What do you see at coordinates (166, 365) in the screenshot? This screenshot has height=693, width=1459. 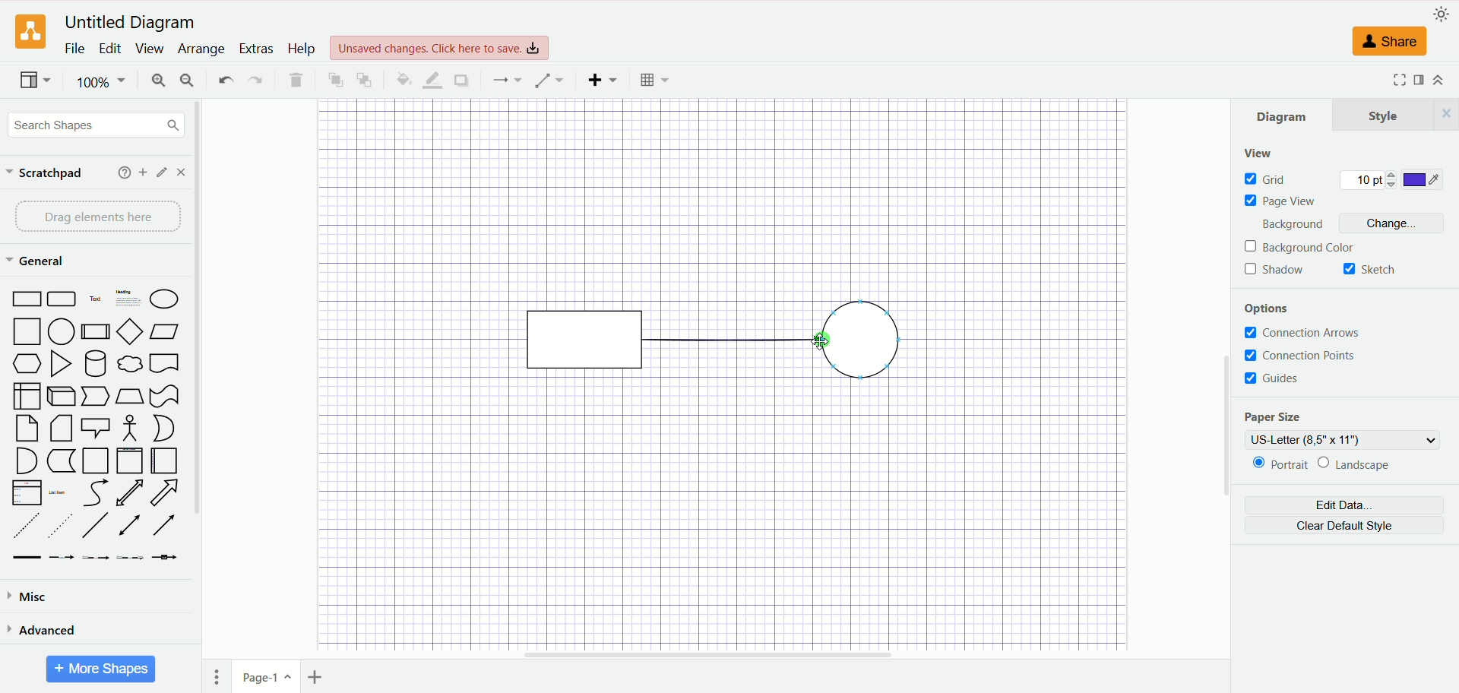 I see `Bookmar` at bounding box center [166, 365].